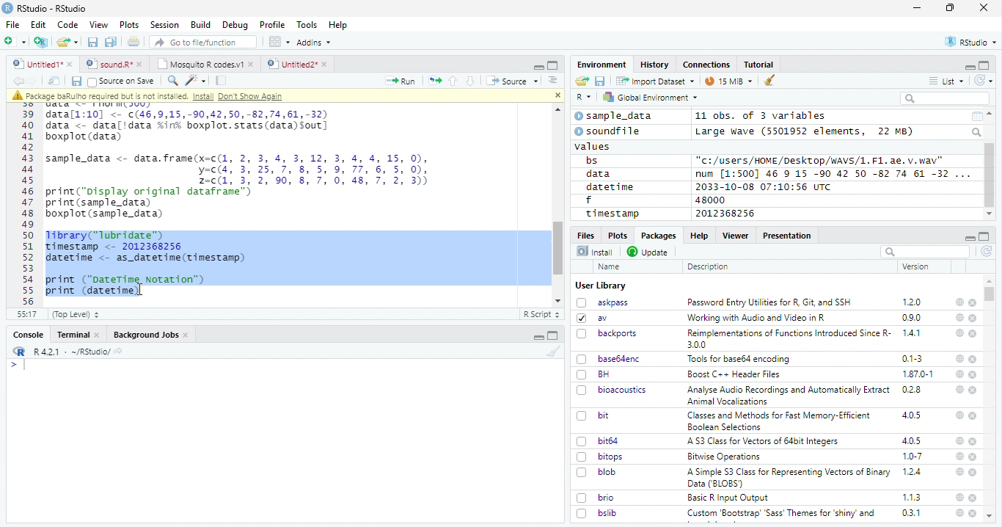 The height and width of the screenshot is (527, 1002). I want to click on Custom ‘Bootstrap’ ‘Sass’ Themes for ‘shiny’ and, so click(781, 515).